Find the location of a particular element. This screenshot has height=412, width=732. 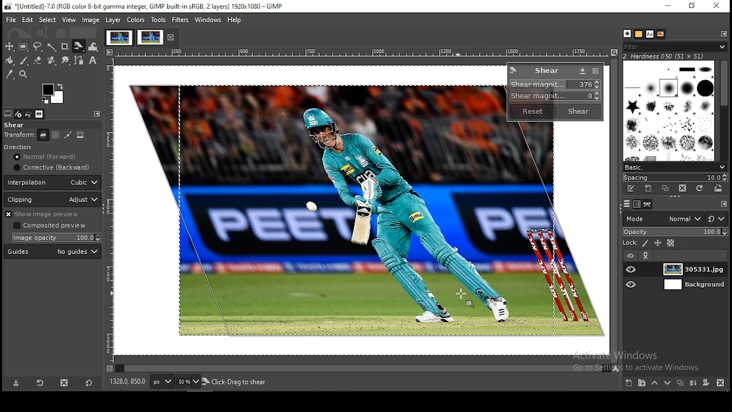

scroll bar is located at coordinates (723, 109).